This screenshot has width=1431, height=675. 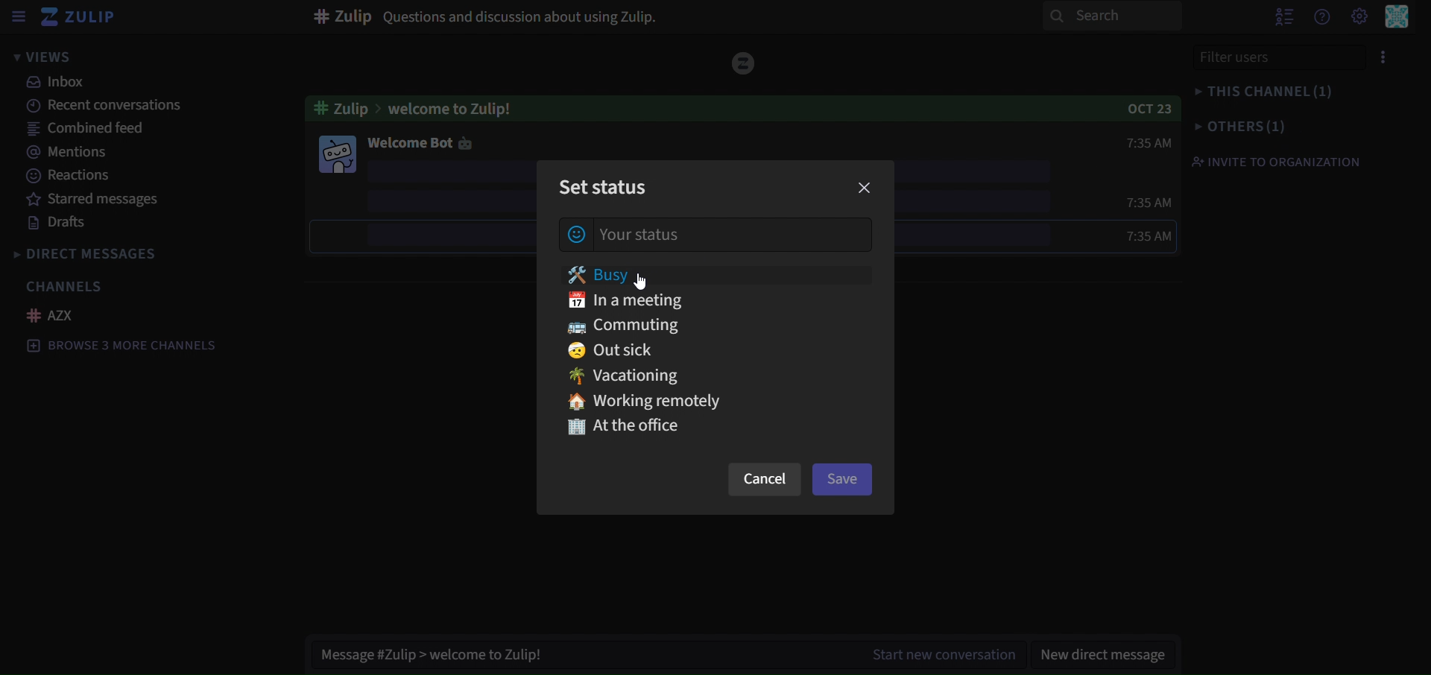 What do you see at coordinates (743, 62) in the screenshot?
I see `icon` at bounding box center [743, 62].